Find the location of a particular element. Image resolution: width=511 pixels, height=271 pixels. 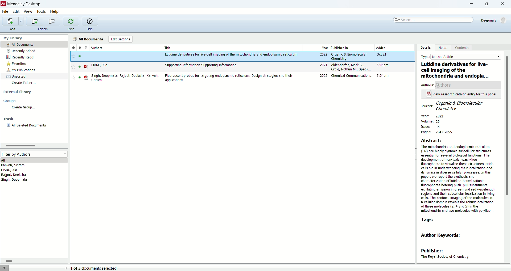

issue: 35 is located at coordinates (431, 127).